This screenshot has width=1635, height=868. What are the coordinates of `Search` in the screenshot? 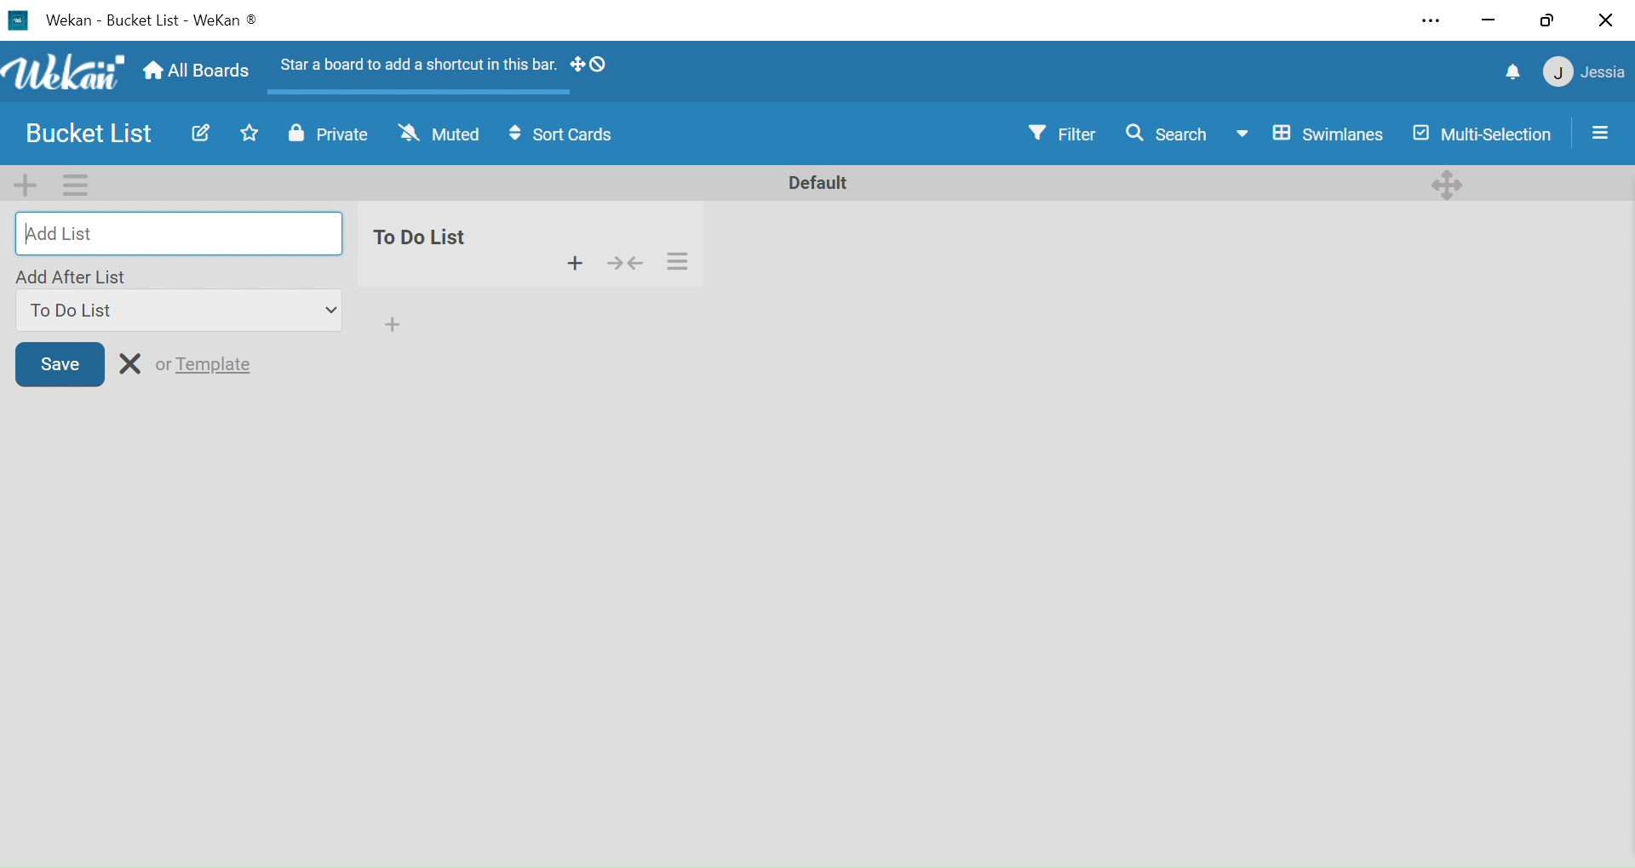 It's located at (1166, 133).